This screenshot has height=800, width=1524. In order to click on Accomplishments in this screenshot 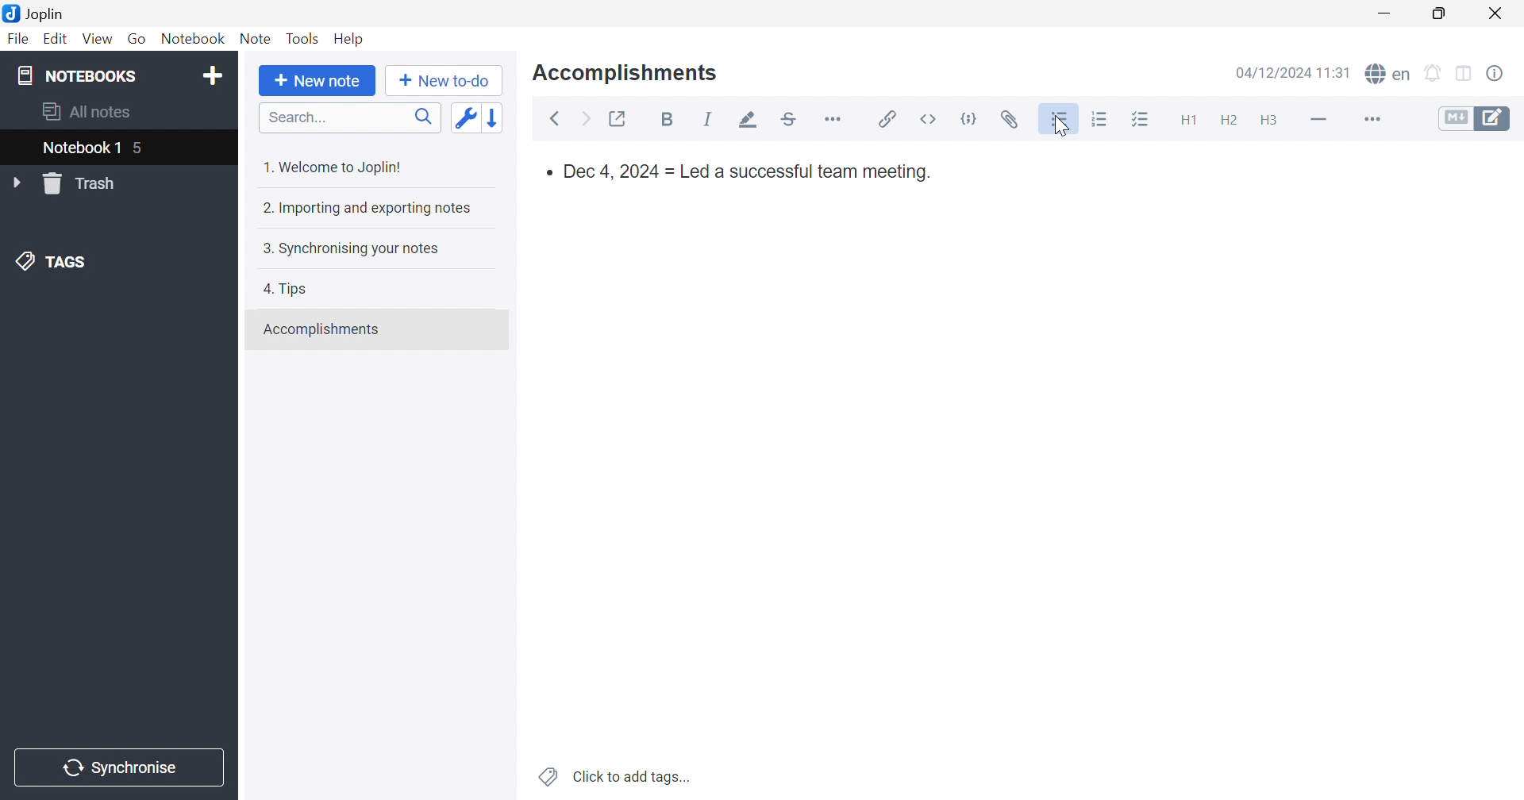, I will do `click(323, 329)`.